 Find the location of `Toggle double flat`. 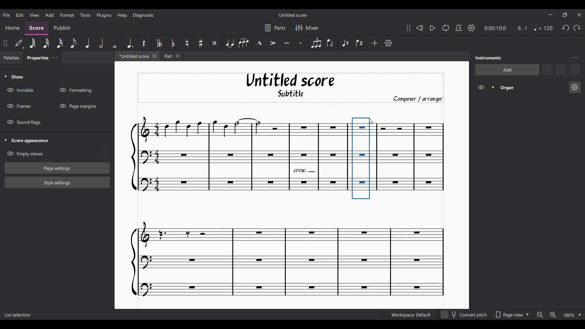

Toggle double flat is located at coordinates (159, 43).